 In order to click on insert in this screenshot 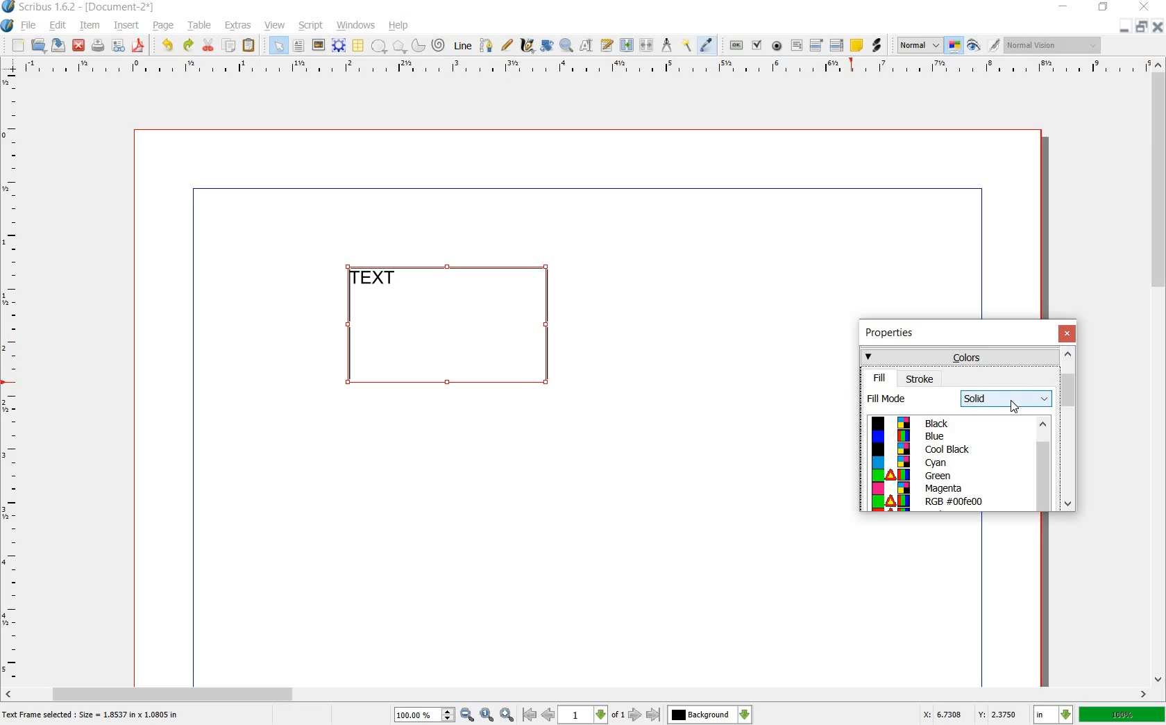, I will do `click(127, 27)`.